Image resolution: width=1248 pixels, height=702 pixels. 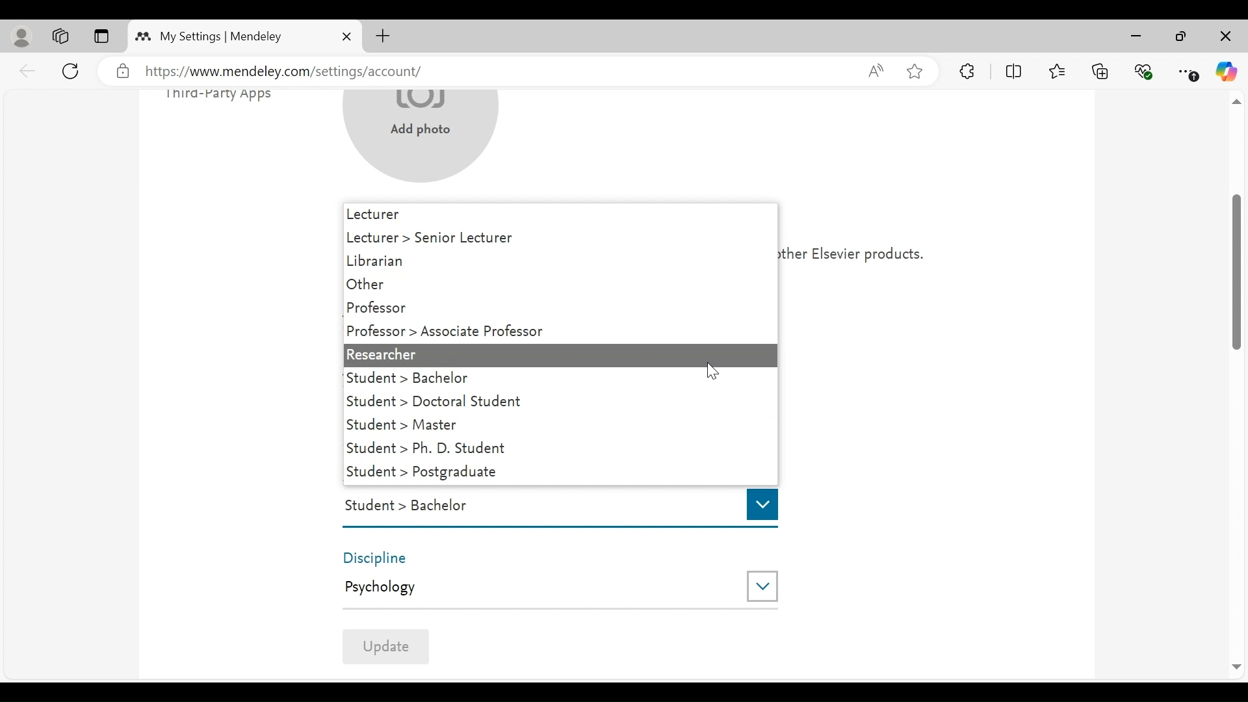 I want to click on verified, so click(x=123, y=71).